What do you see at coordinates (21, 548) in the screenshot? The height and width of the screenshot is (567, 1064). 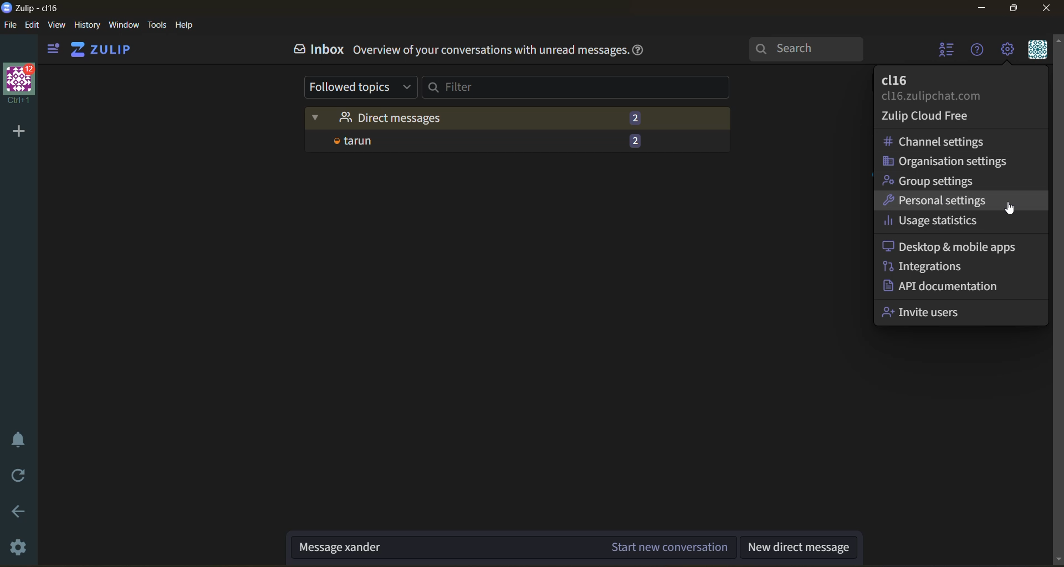 I see `settings` at bounding box center [21, 548].